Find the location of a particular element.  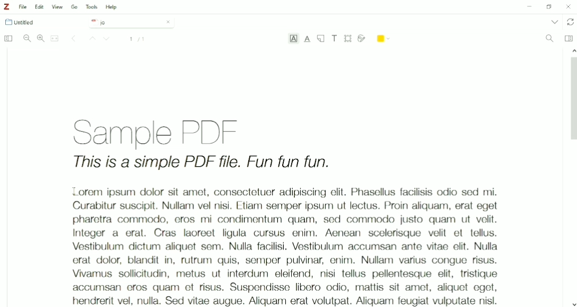

Toggle Context Pane is located at coordinates (569, 38).